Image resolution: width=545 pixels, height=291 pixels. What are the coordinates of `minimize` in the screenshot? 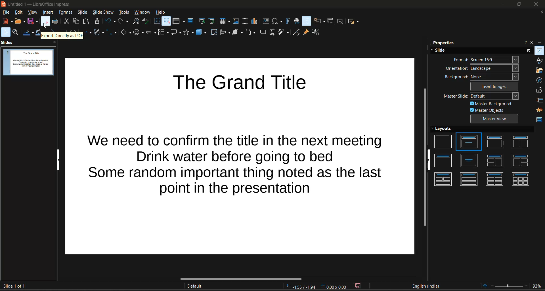 It's located at (502, 4).